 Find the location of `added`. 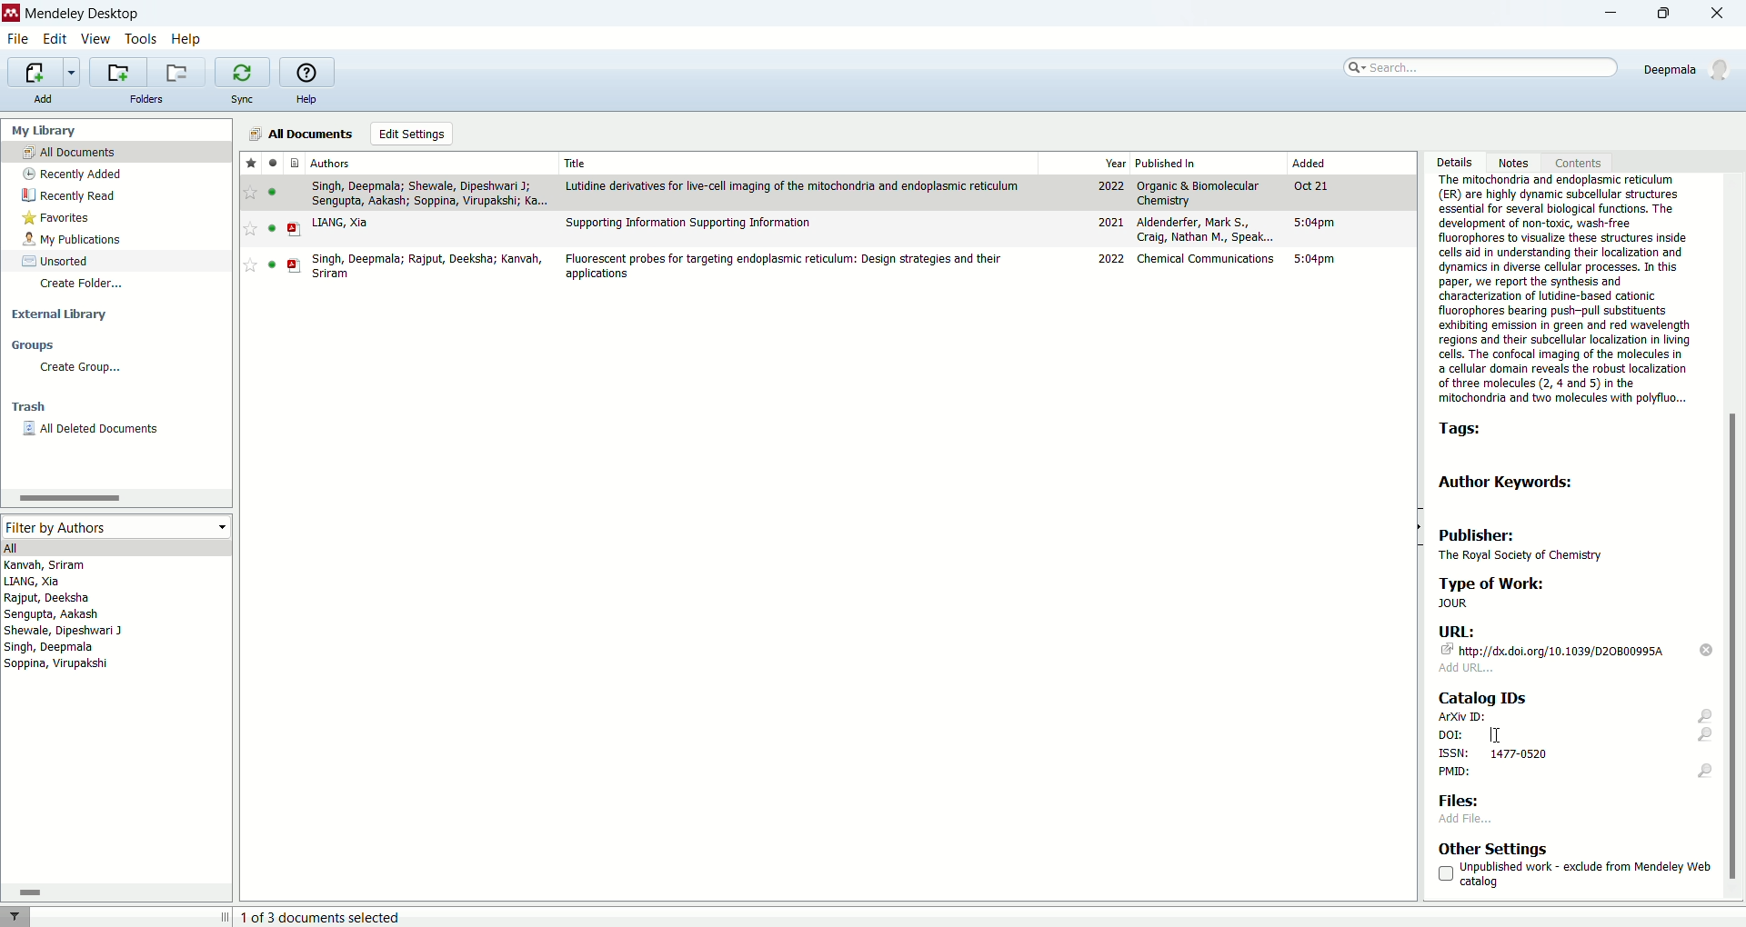

added is located at coordinates (1309, 162).